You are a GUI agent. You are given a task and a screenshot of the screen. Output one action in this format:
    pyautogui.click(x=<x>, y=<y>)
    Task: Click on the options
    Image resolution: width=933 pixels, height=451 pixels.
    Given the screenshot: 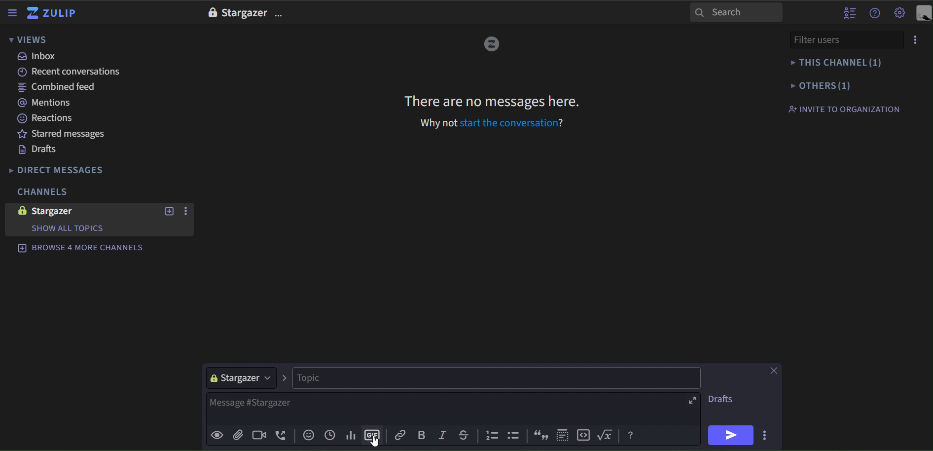 What is the action you would take?
    pyautogui.click(x=281, y=15)
    